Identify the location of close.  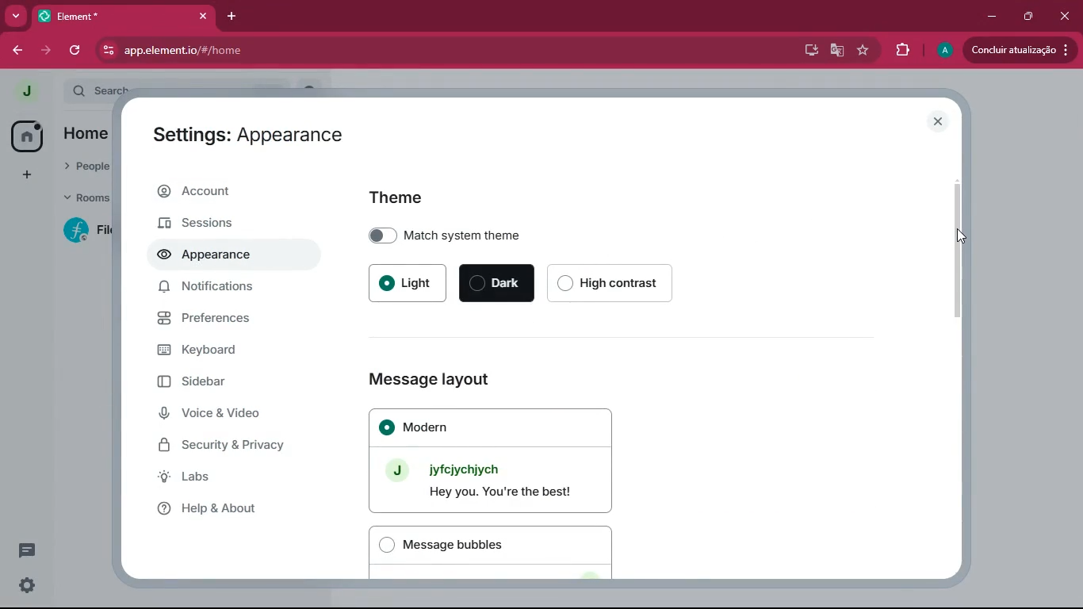
(940, 122).